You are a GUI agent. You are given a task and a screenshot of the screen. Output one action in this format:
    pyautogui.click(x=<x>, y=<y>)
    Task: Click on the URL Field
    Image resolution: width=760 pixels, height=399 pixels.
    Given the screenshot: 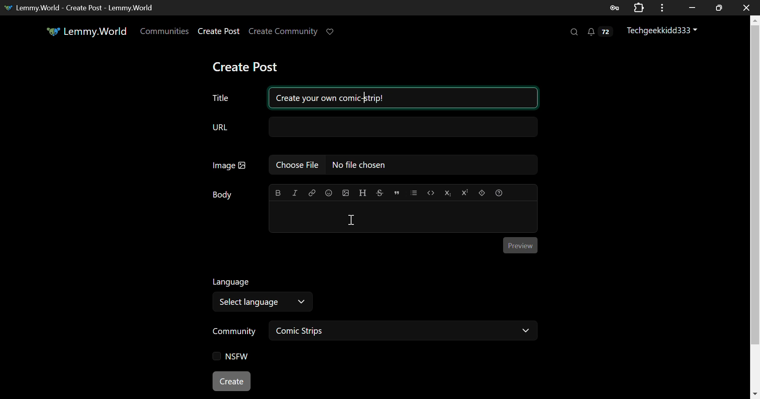 What is the action you would take?
    pyautogui.click(x=372, y=127)
    